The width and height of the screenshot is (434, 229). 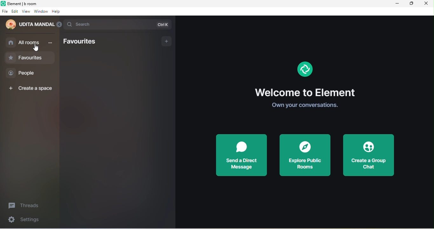 What do you see at coordinates (25, 73) in the screenshot?
I see `people` at bounding box center [25, 73].